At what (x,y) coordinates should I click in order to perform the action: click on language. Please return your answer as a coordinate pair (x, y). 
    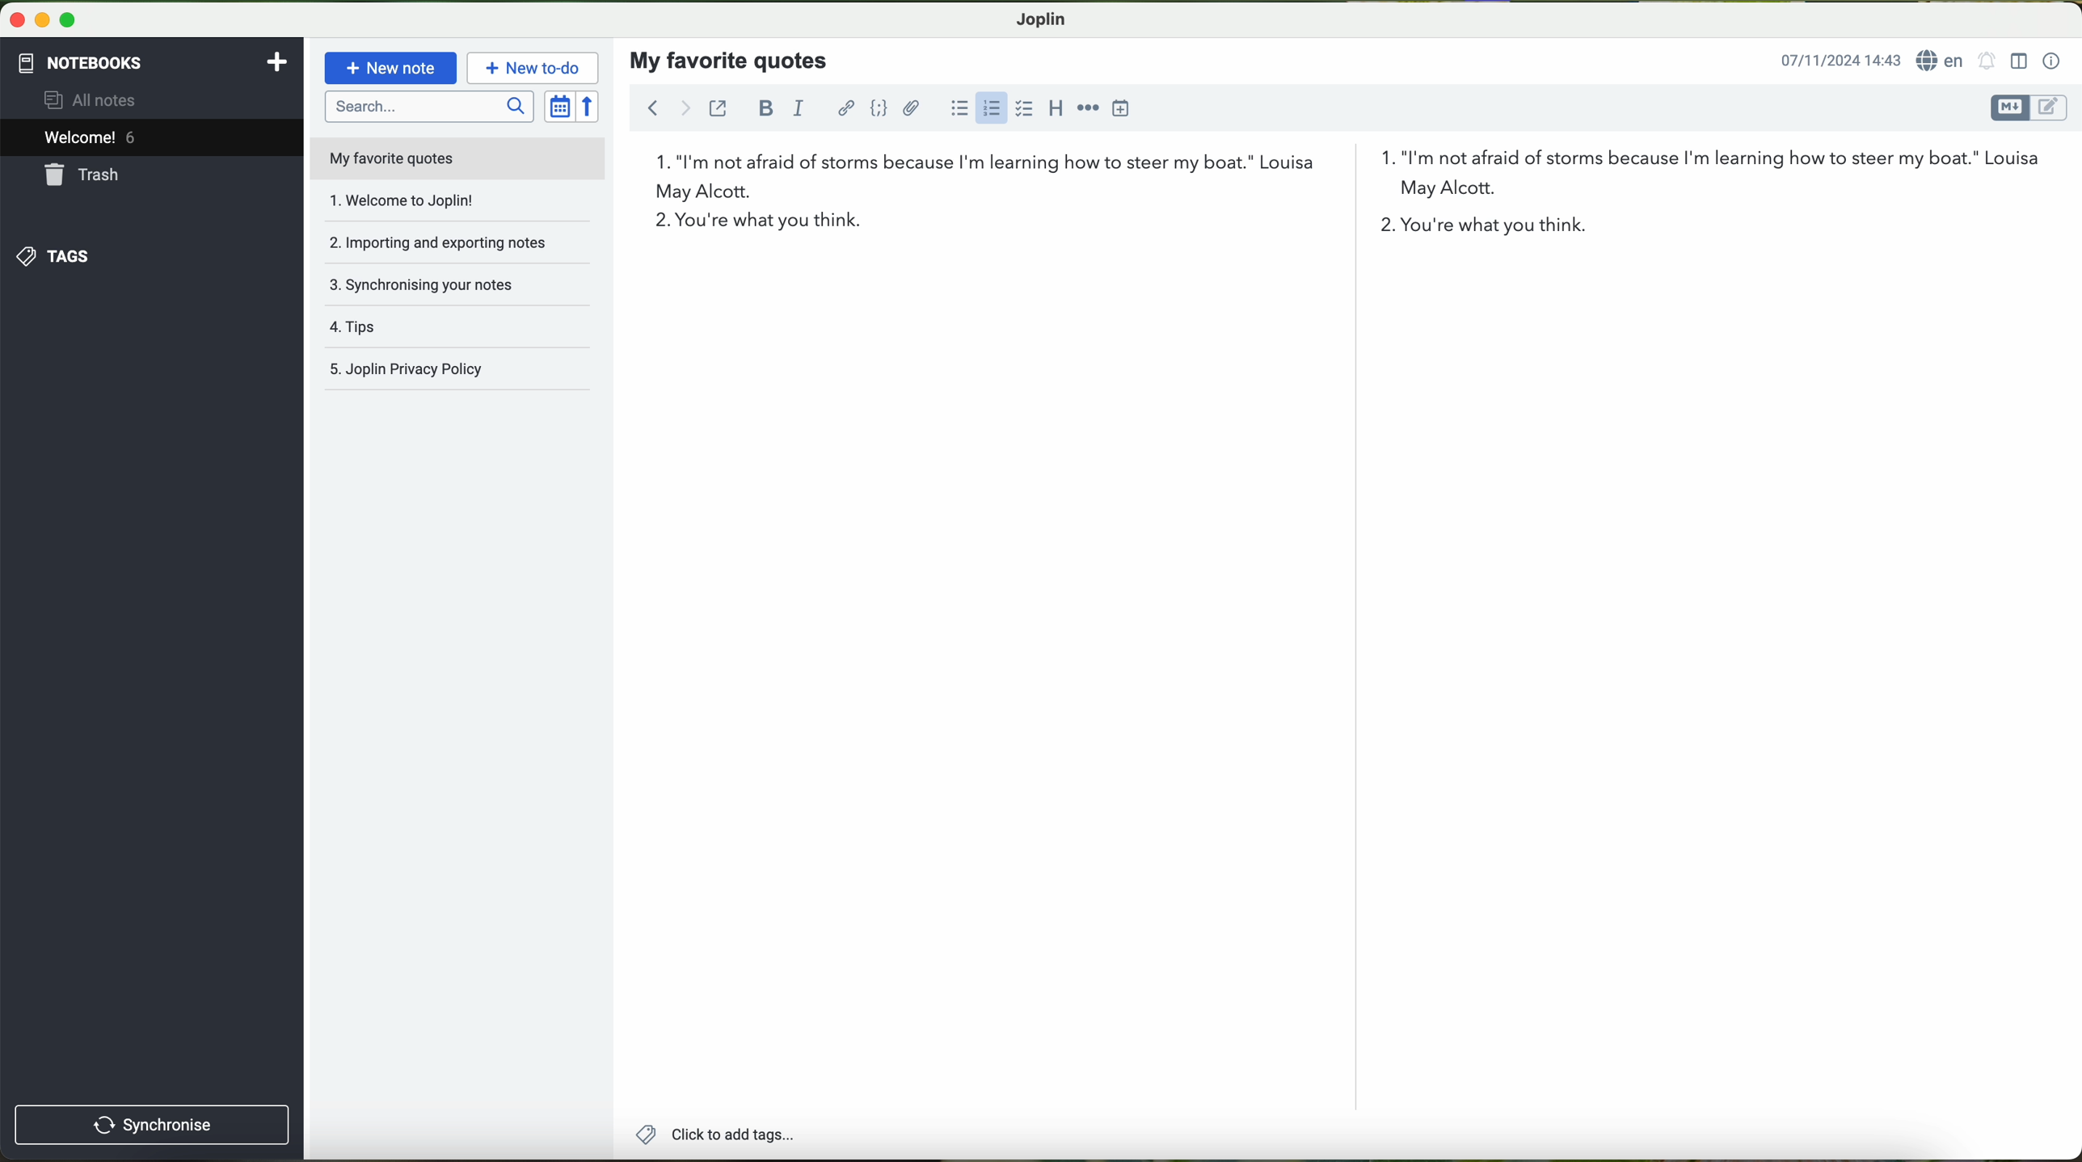
    Looking at the image, I should click on (1943, 60).